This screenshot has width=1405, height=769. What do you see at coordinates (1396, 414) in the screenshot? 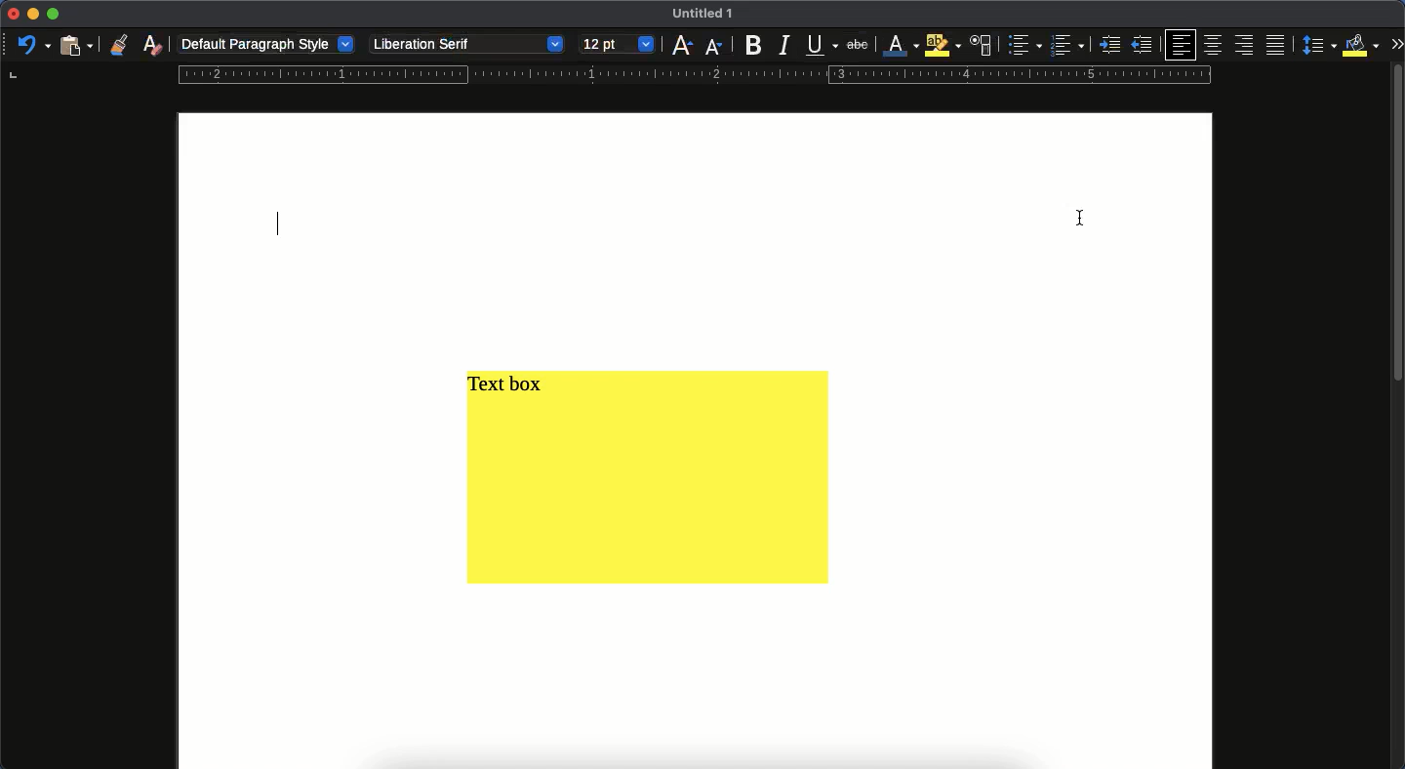
I see `scroll` at bounding box center [1396, 414].